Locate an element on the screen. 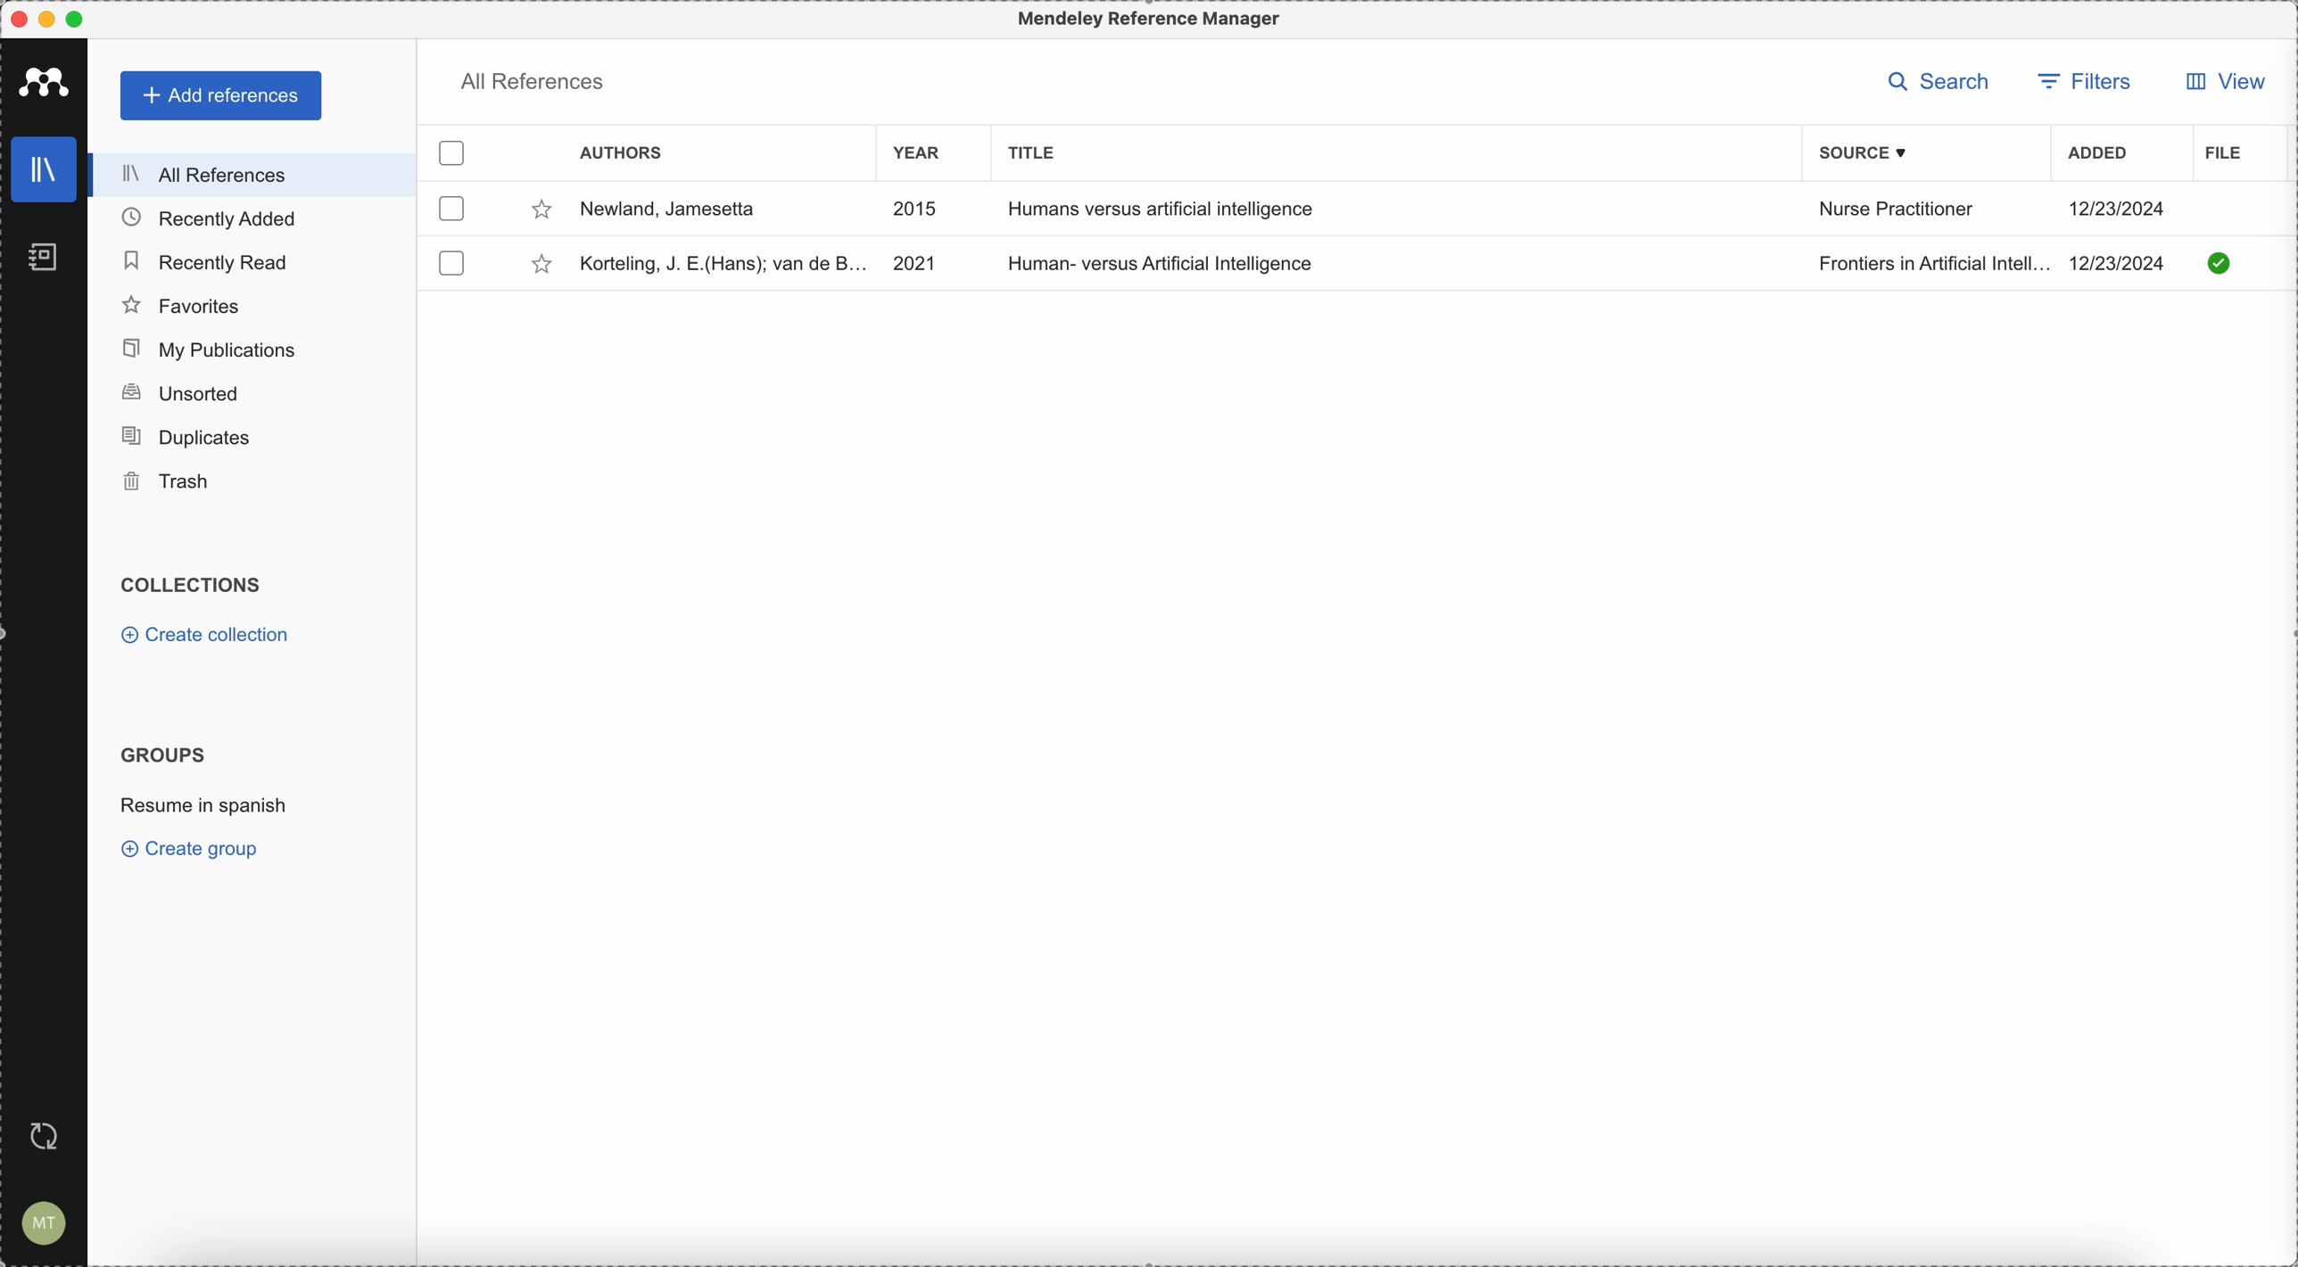  Human- versus Artificial Intelligence is located at coordinates (1165, 262).